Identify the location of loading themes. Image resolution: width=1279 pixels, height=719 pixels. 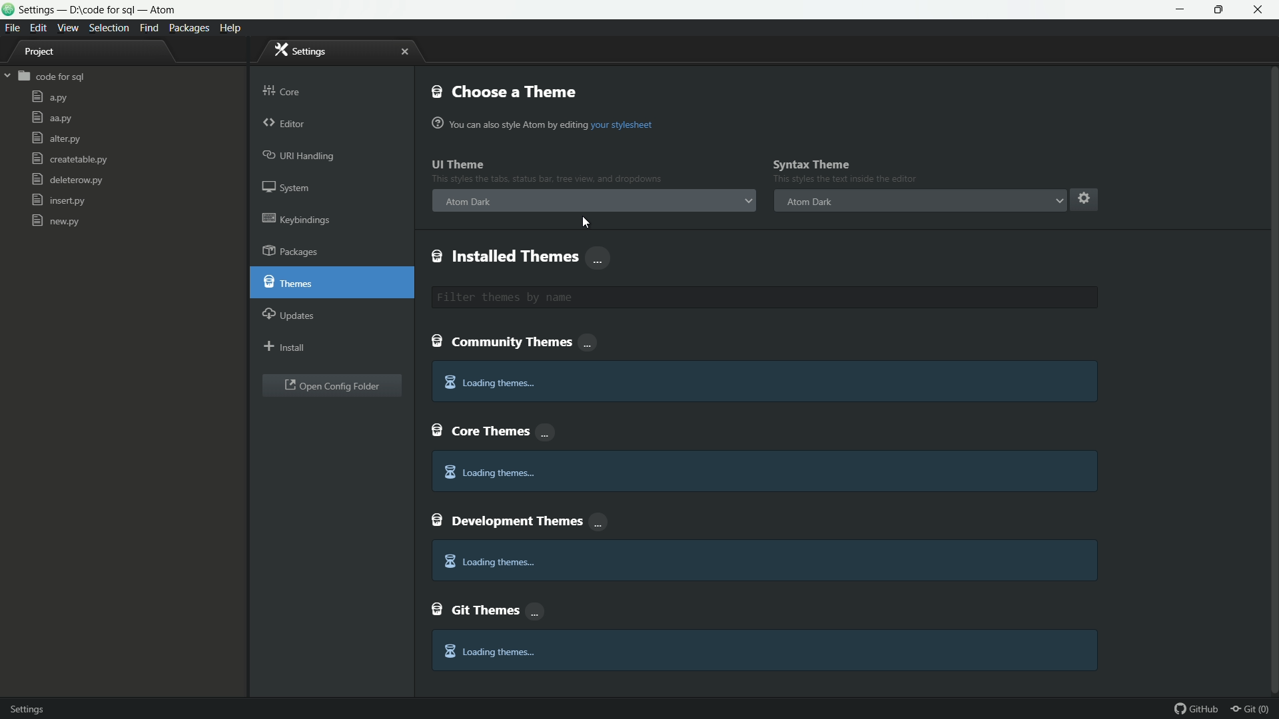
(489, 383).